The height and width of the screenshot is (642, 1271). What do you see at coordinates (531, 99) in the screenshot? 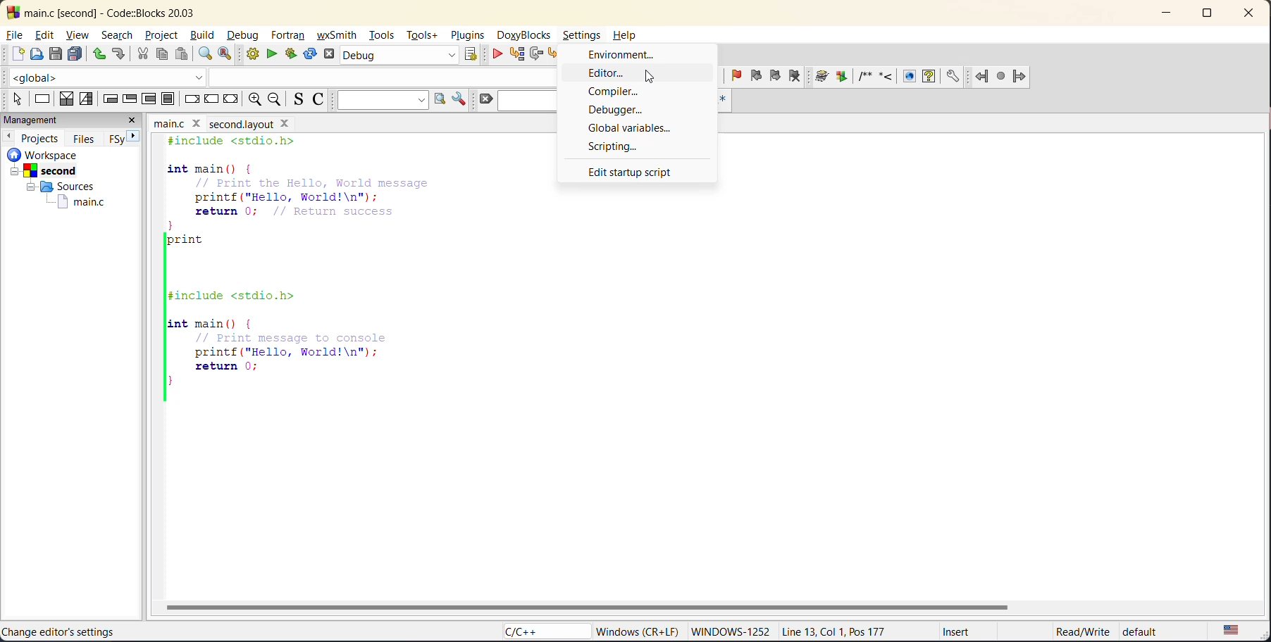
I see `search` at bounding box center [531, 99].